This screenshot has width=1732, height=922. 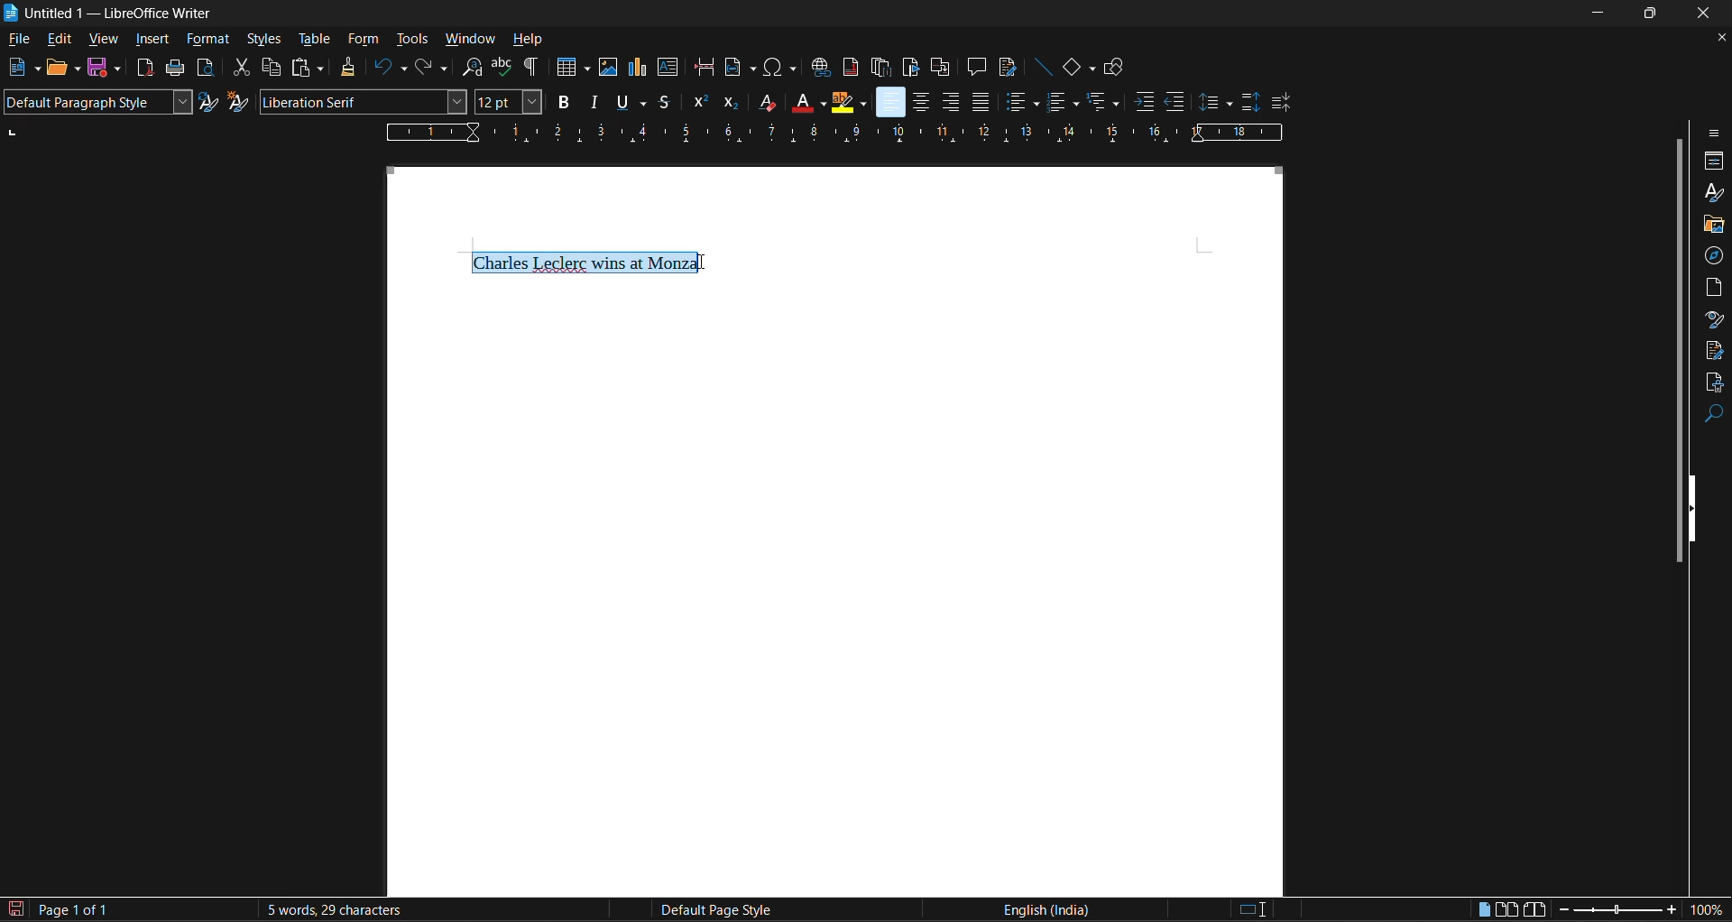 I want to click on align center, so click(x=917, y=104).